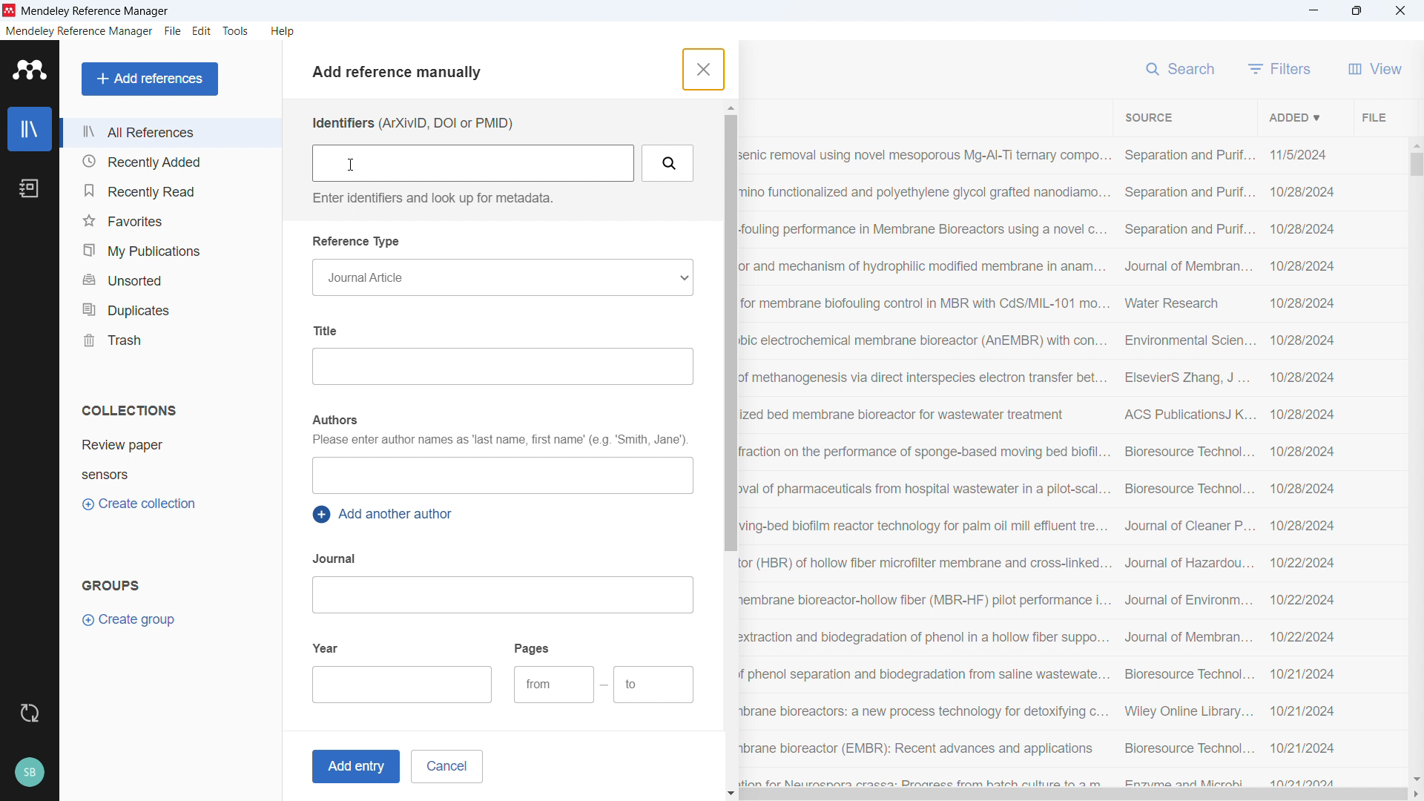 This screenshot has height=801, width=1424. I want to click on help , so click(283, 31).